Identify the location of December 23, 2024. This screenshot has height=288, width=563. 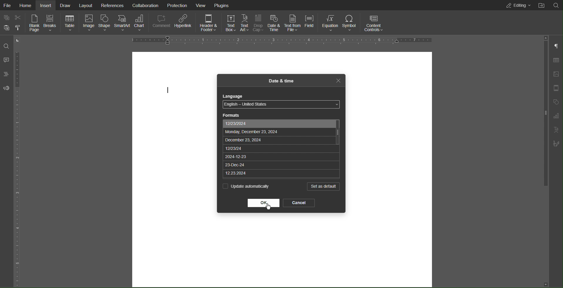
(280, 140).